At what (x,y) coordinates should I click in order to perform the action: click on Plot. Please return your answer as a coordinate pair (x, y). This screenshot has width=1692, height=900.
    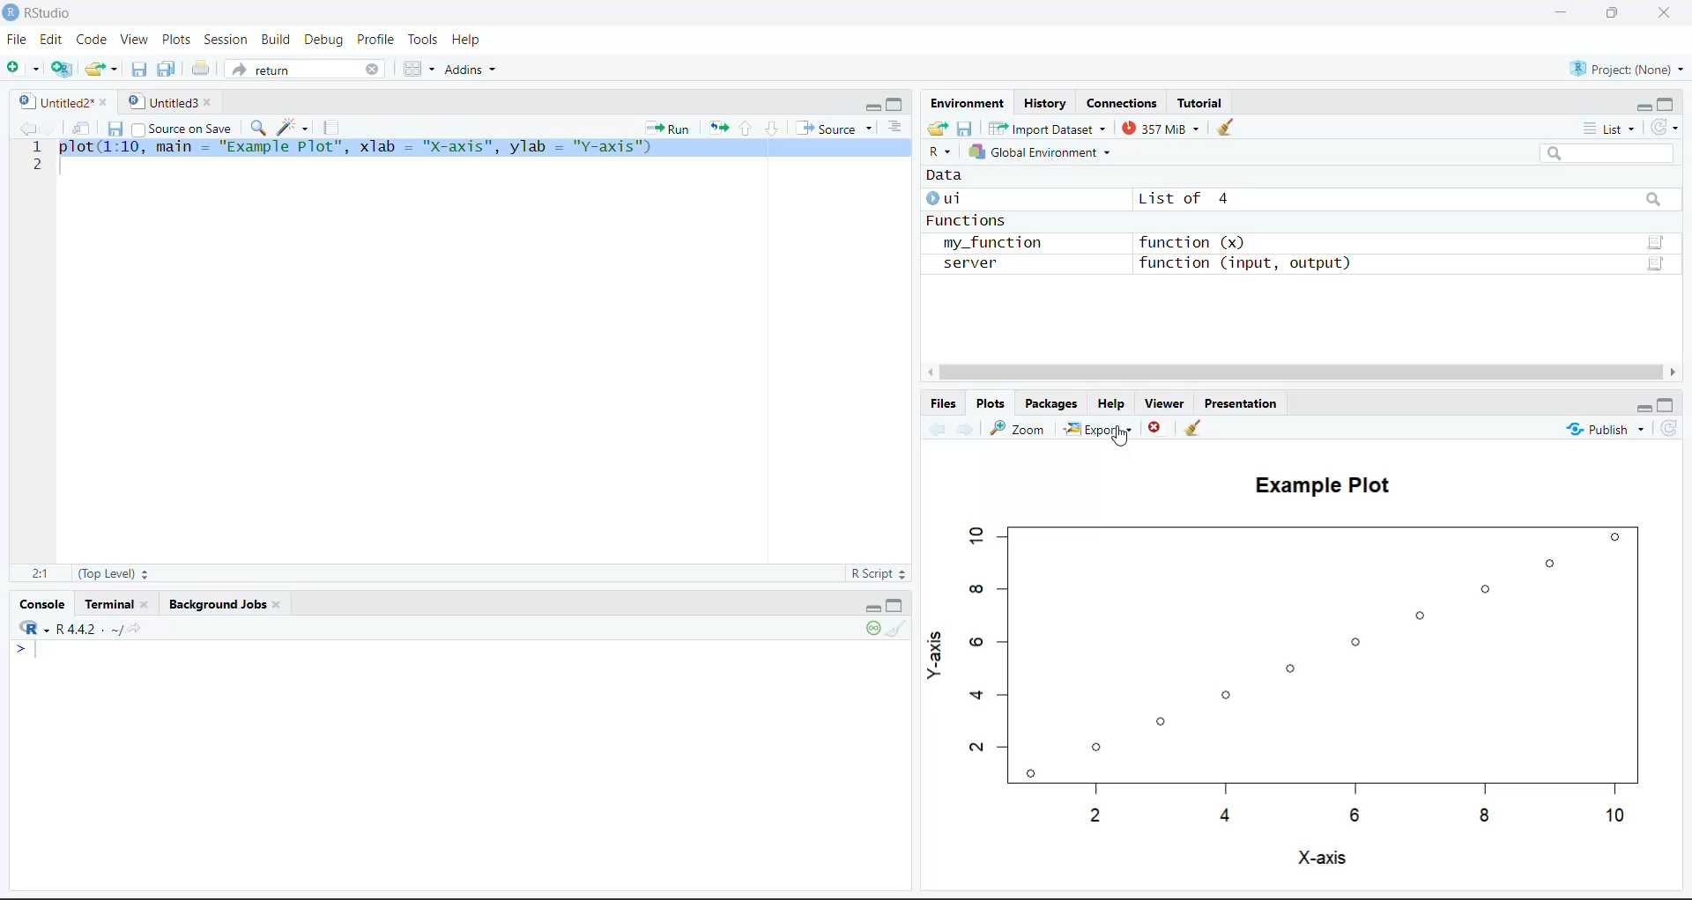
    Looking at the image, I should click on (1306, 671).